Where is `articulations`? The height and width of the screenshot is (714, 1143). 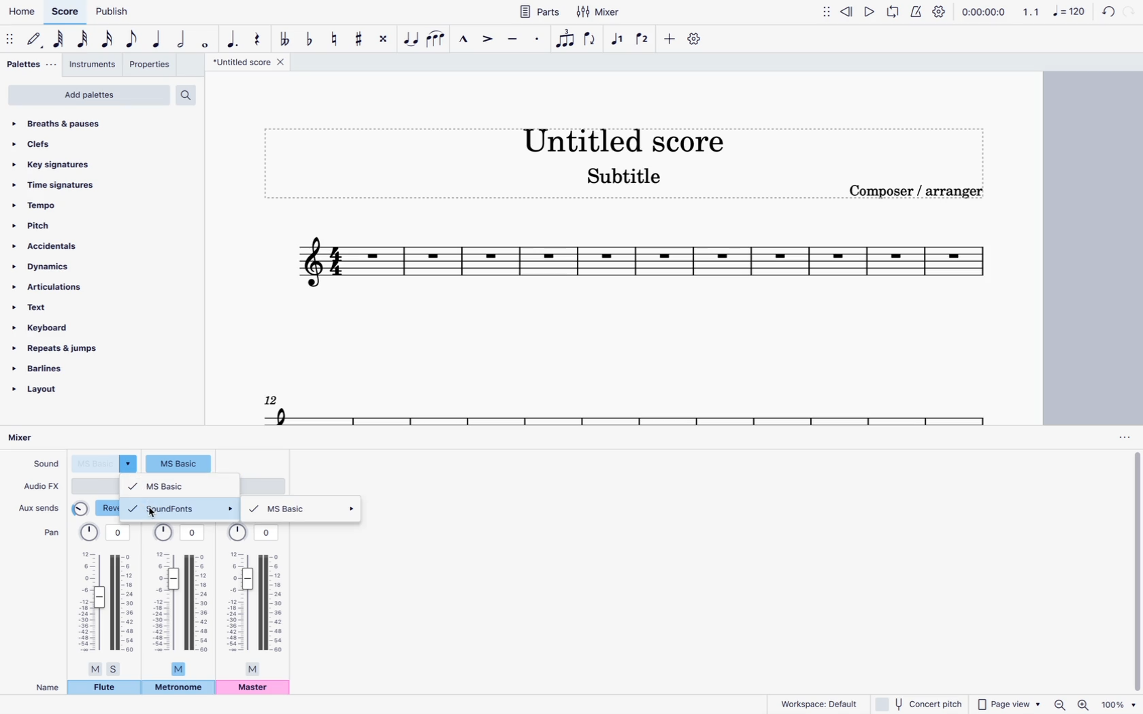
articulations is located at coordinates (51, 289).